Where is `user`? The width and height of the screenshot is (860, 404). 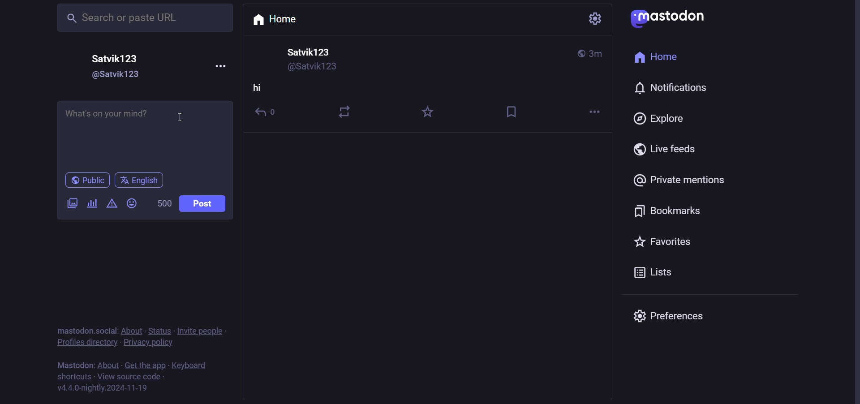
user is located at coordinates (312, 52).